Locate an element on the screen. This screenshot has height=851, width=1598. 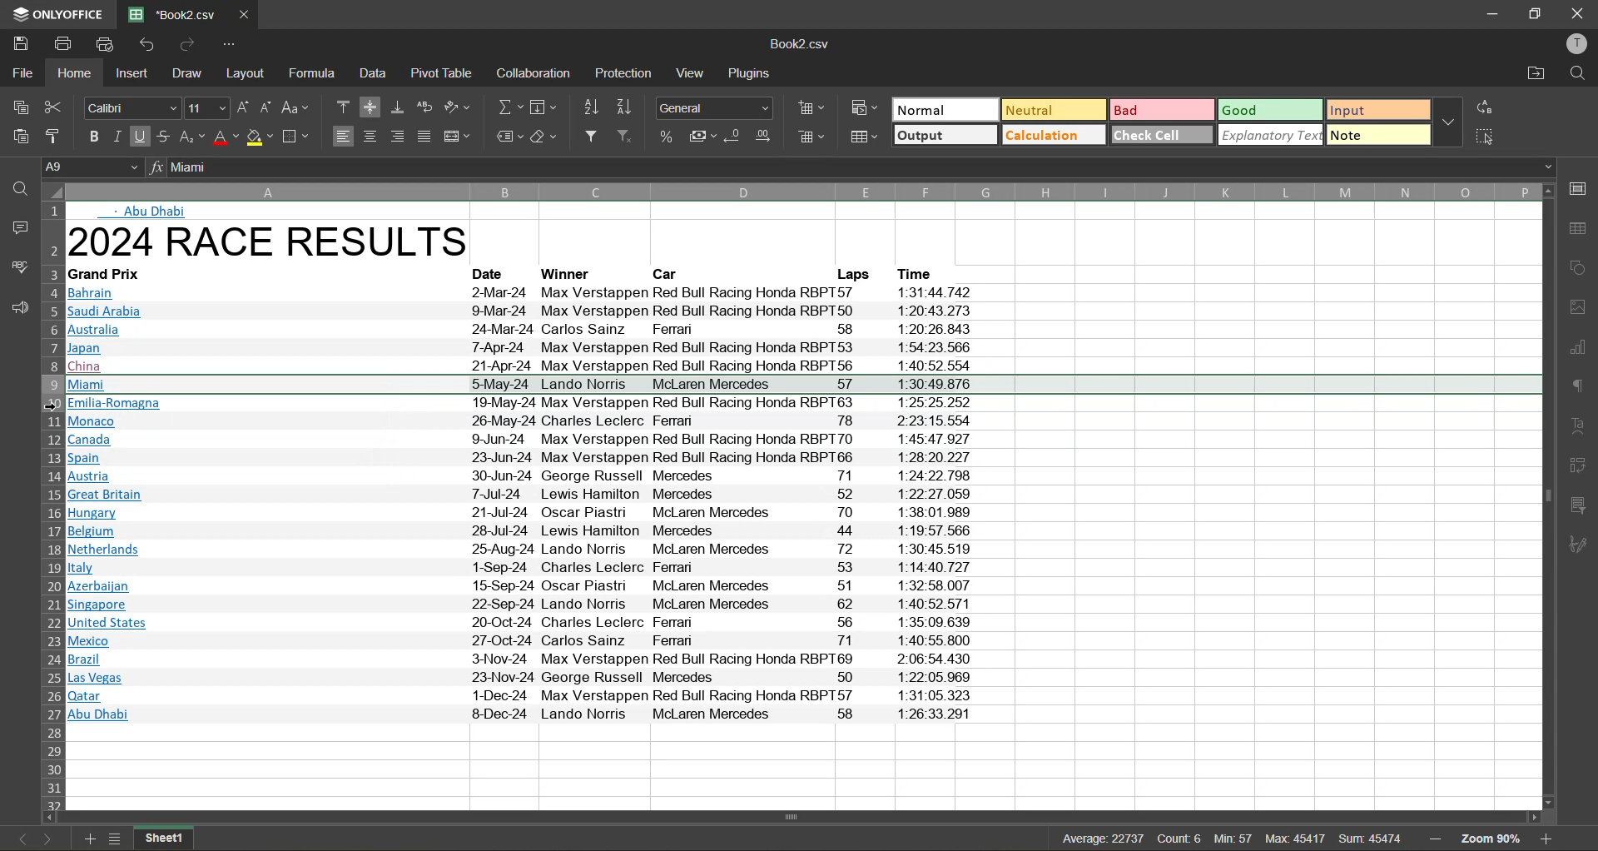
‘Winner is located at coordinates (566, 273).